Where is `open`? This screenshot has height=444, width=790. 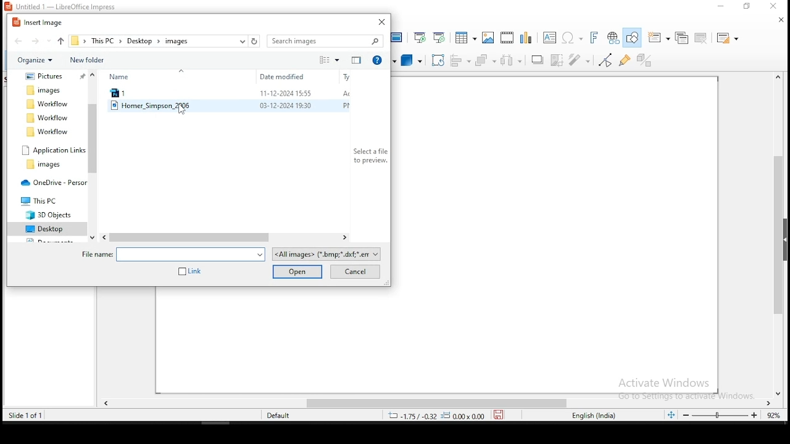
open is located at coordinates (299, 272).